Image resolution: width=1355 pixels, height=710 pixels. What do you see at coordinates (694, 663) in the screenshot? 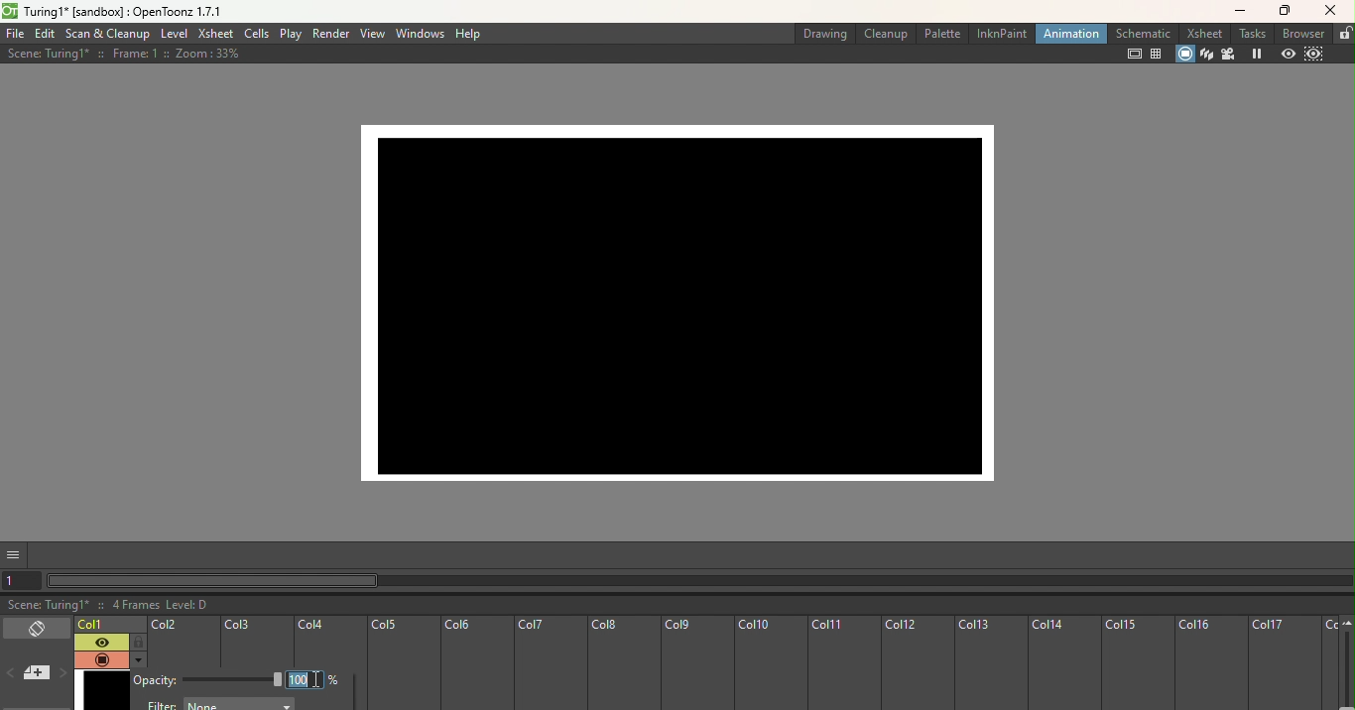
I see `Col9` at bounding box center [694, 663].